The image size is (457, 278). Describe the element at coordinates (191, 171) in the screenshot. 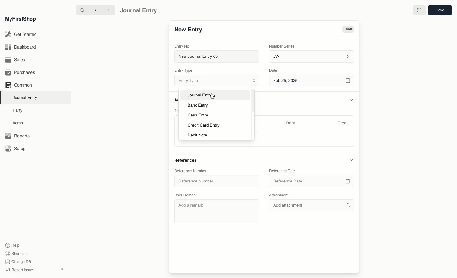

I see `Reference Number` at that location.